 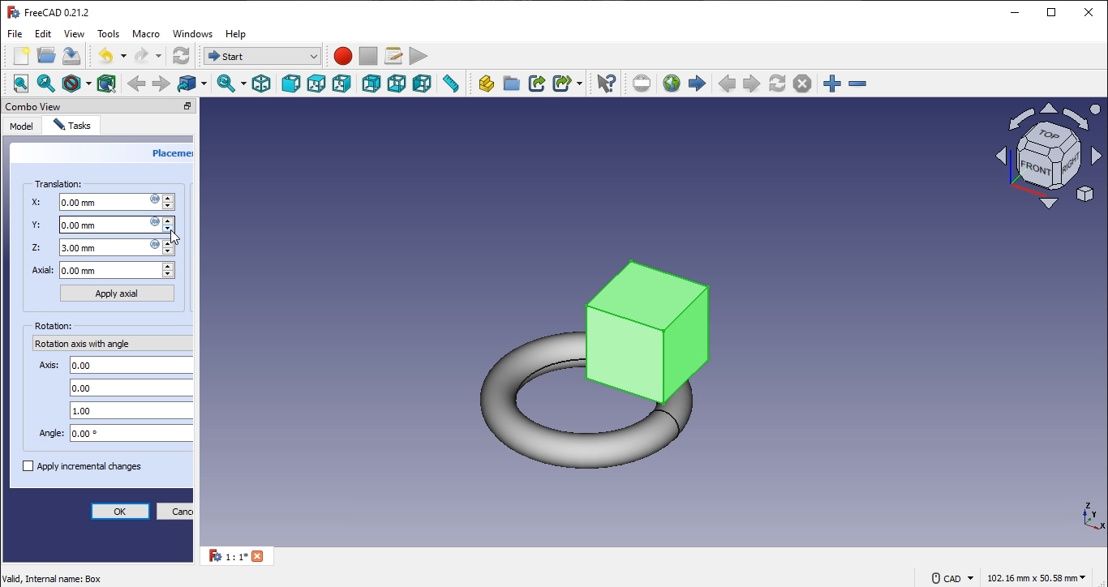 I want to click on previouspage, so click(x=727, y=84).